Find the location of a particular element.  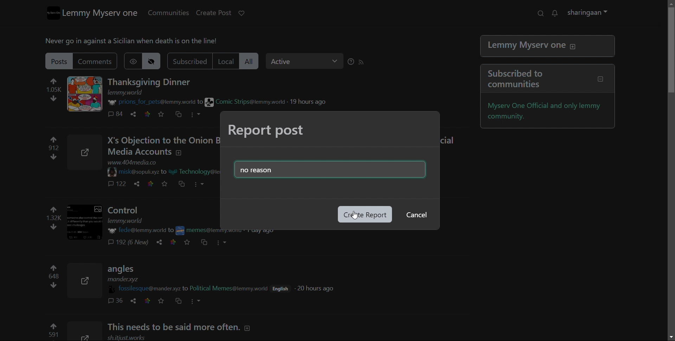

pointer is located at coordinates (352, 218).